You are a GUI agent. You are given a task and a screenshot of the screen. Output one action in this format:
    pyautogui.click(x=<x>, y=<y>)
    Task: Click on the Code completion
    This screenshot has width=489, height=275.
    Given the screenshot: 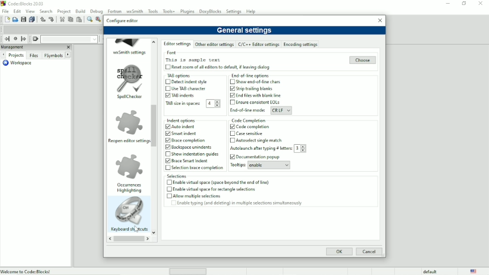 What is the action you would take?
    pyautogui.click(x=253, y=126)
    